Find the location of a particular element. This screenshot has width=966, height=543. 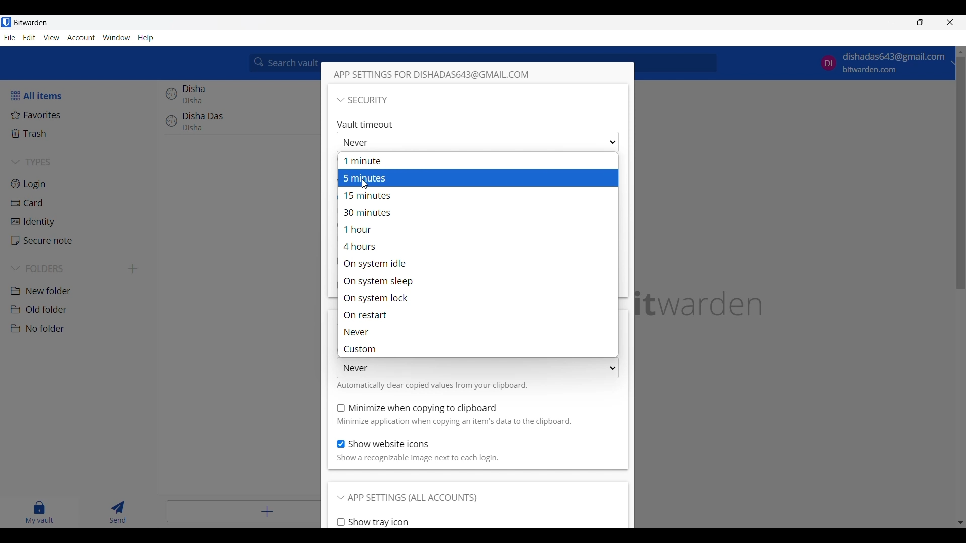

Vault timeout options is located at coordinates (477, 142).